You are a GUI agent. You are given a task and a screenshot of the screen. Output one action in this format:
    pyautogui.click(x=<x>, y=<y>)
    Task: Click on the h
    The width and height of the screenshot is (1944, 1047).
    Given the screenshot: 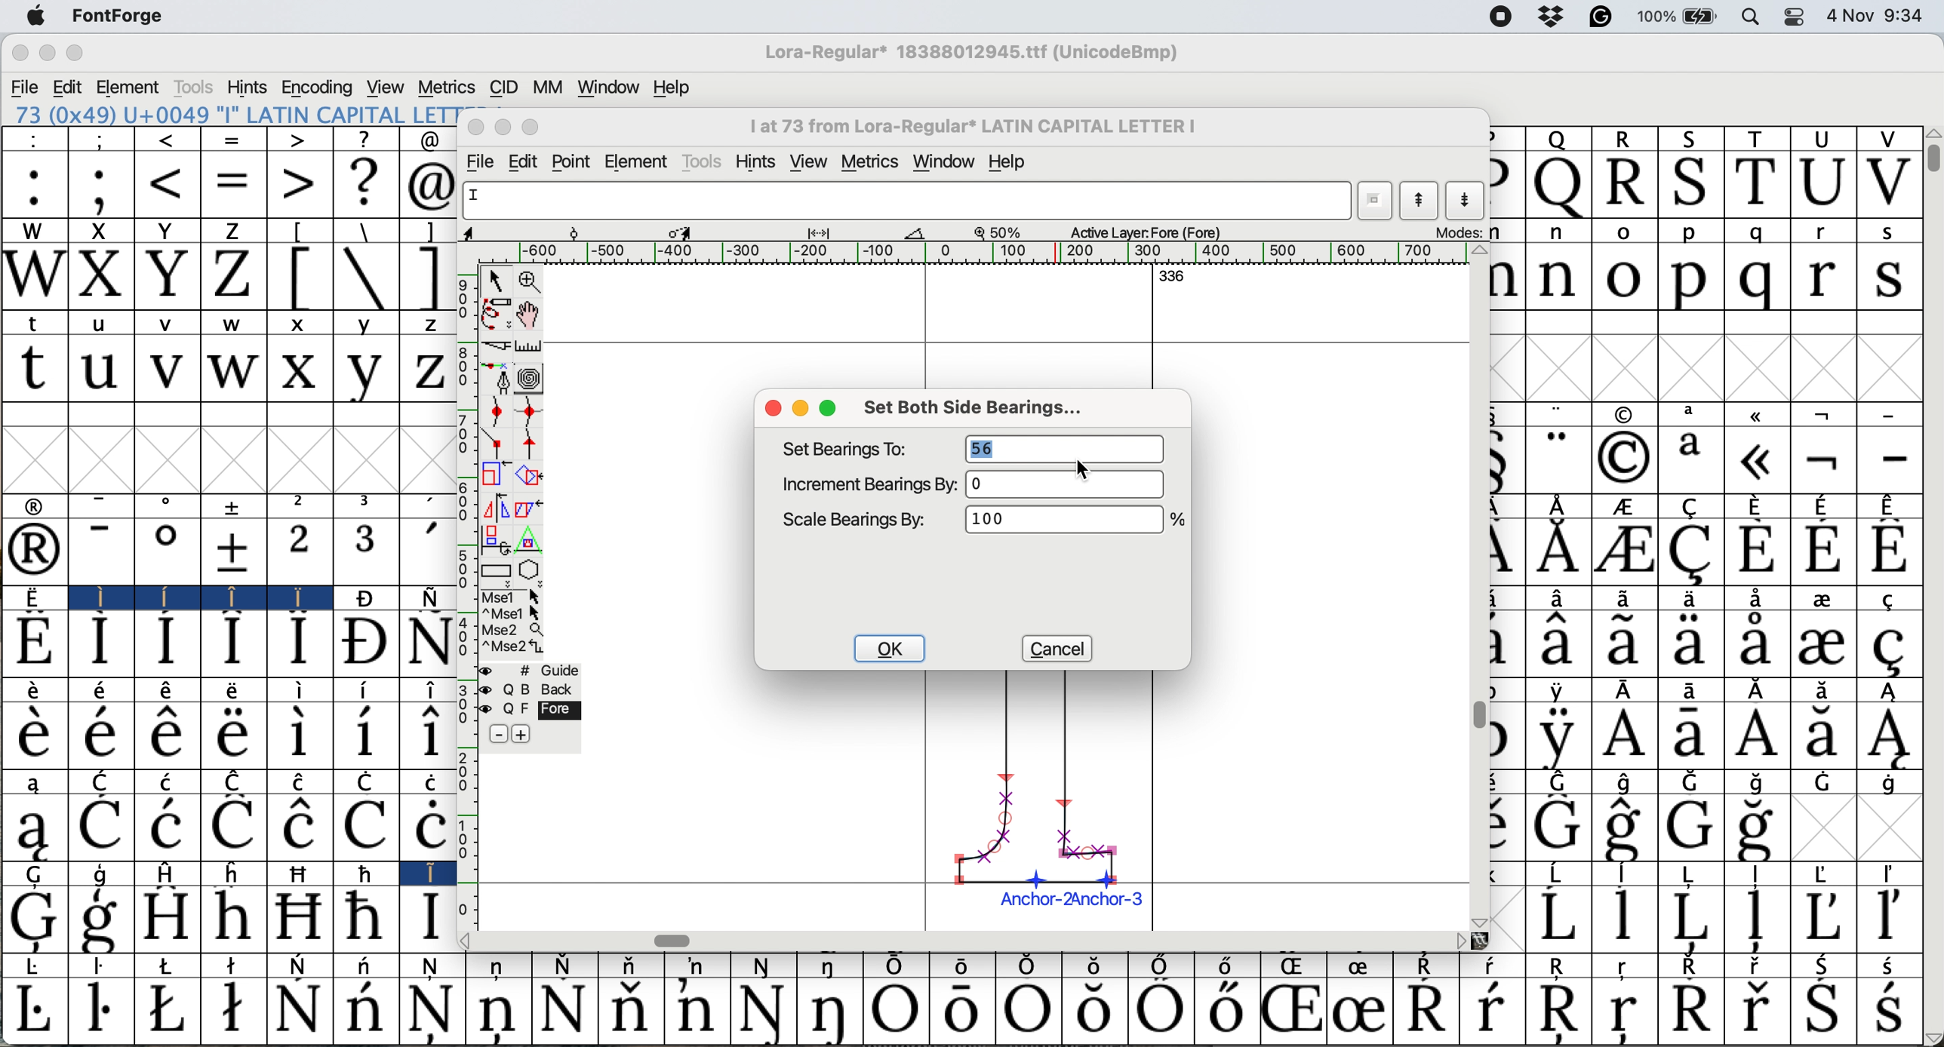 What is the action you would take?
    pyautogui.click(x=237, y=874)
    